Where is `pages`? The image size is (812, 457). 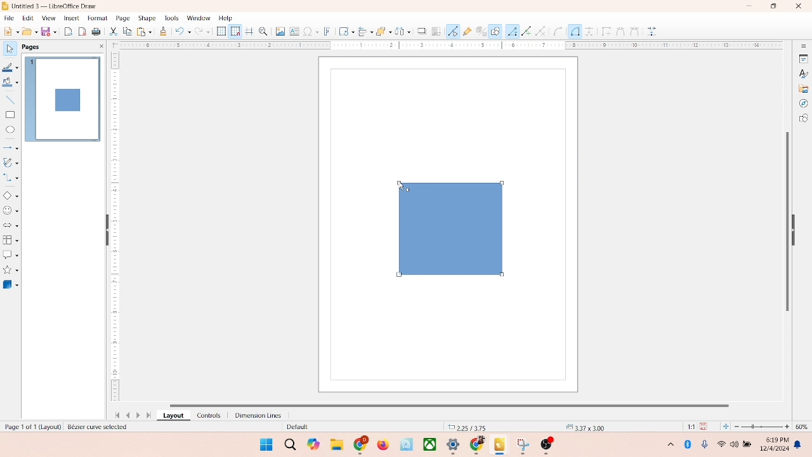
pages is located at coordinates (30, 46).